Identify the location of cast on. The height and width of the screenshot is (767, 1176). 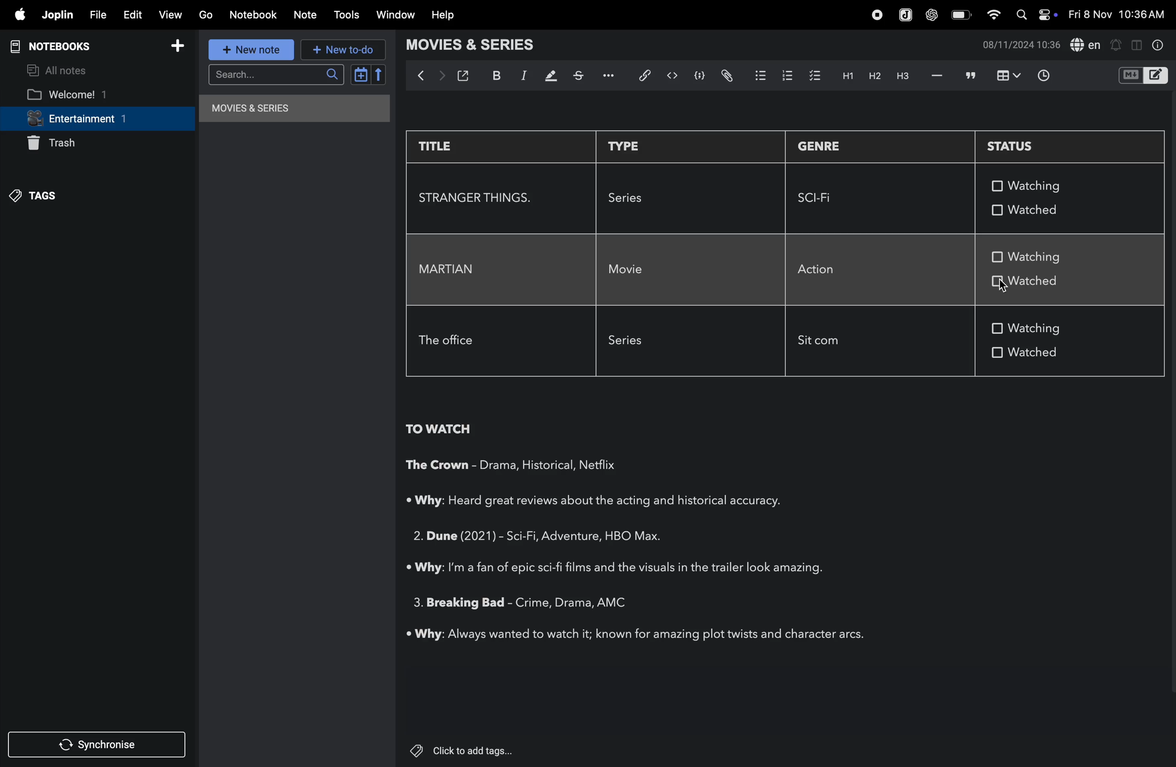
(601, 465).